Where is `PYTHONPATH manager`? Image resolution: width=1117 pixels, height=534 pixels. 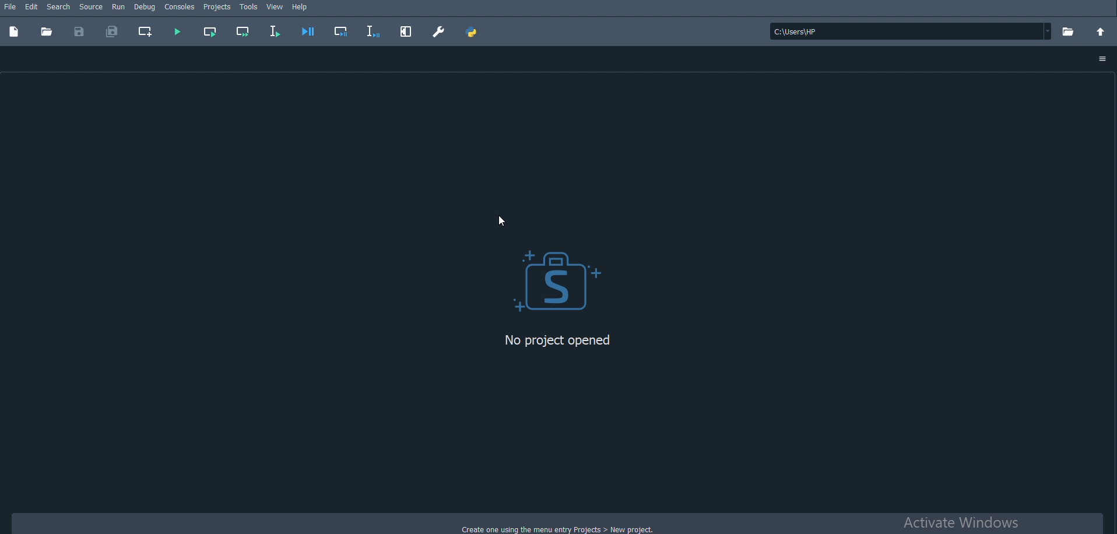 PYTHONPATH manager is located at coordinates (472, 30).